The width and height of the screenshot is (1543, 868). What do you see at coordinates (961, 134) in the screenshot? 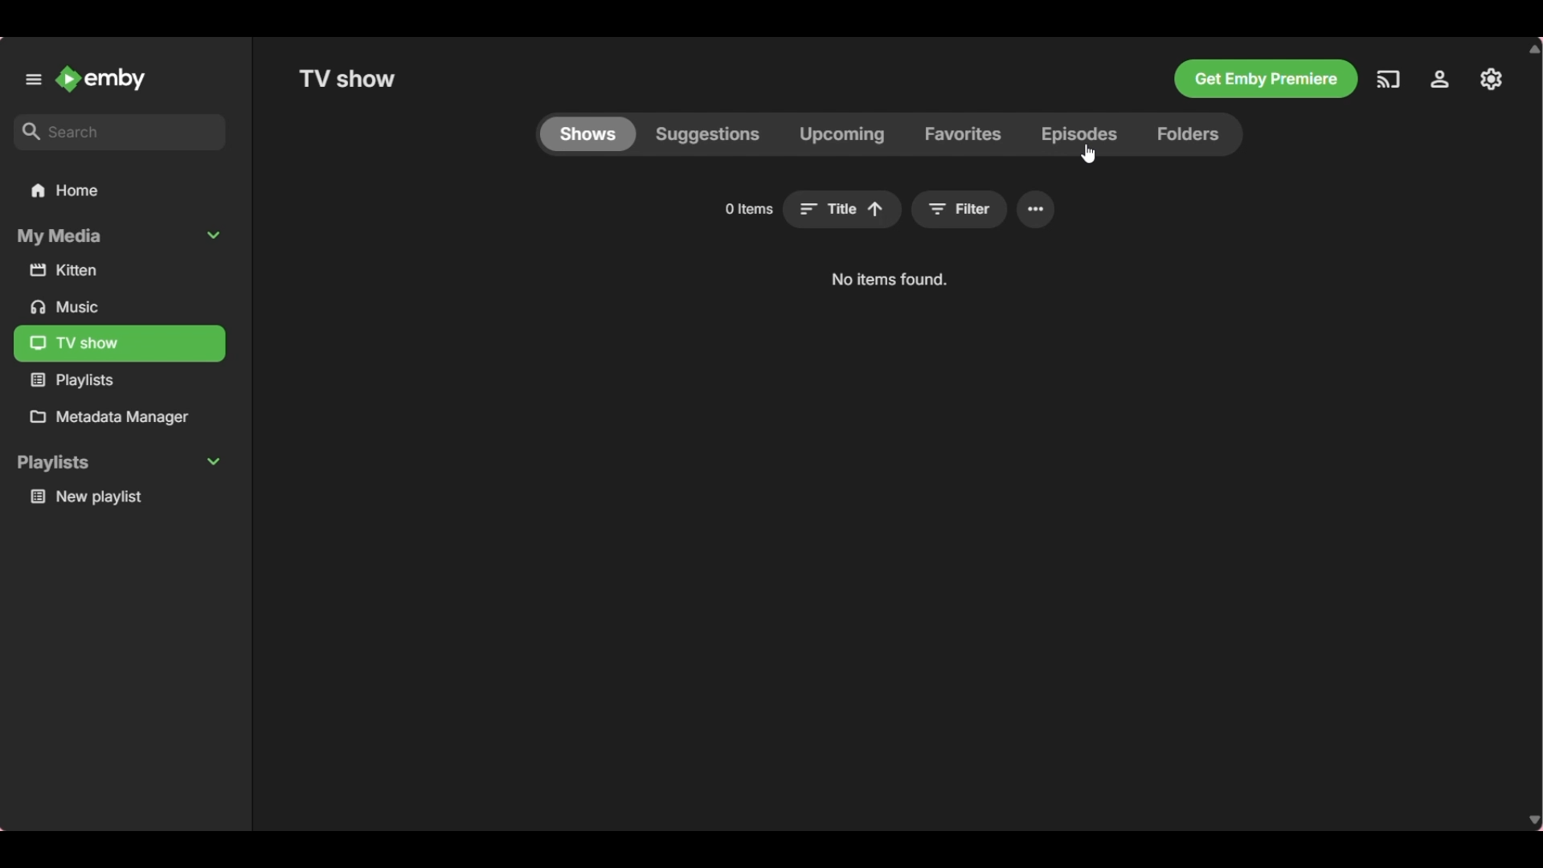
I see `Favorites` at bounding box center [961, 134].